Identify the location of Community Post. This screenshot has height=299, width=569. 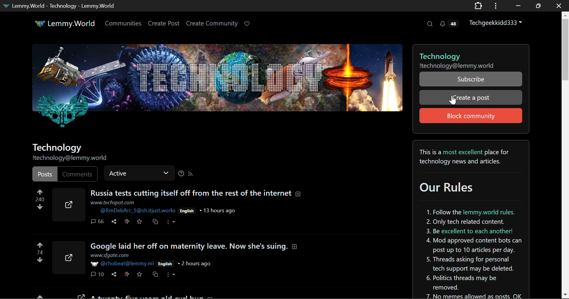
(180, 296).